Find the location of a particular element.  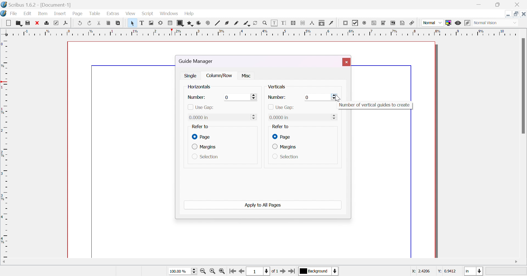

slider is located at coordinates (334, 97).